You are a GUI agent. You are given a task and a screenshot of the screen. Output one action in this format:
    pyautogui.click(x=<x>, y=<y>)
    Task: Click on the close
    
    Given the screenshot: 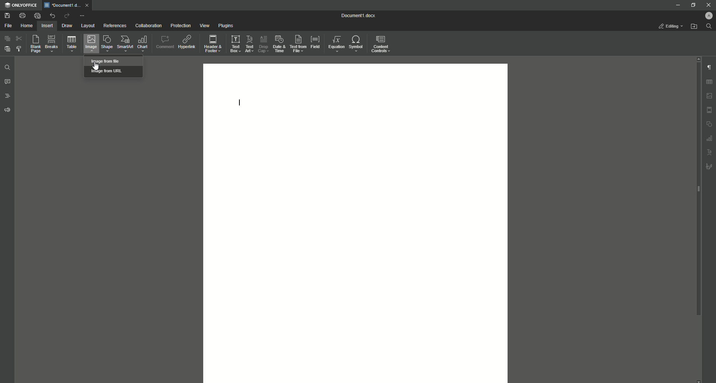 What is the action you would take?
    pyautogui.click(x=87, y=5)
    